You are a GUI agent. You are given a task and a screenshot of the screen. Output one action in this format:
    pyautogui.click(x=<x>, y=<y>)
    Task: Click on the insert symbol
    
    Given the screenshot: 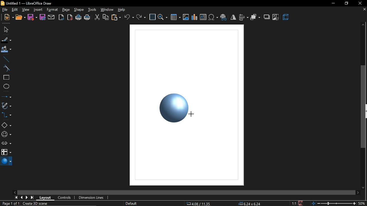 What is the action you would take?
    pyautogui.click(x=213, y=17)
    